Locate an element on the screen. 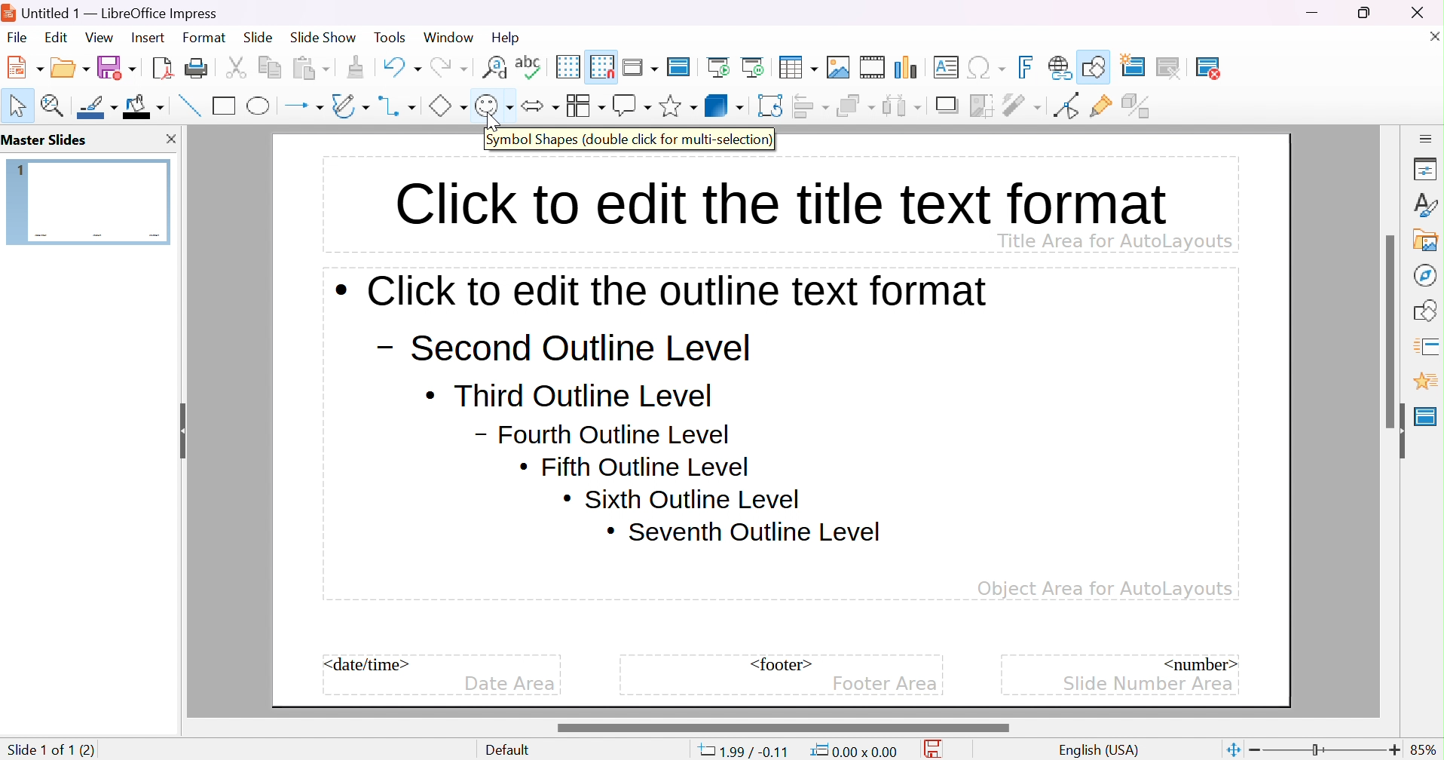  sixth outline level is located at coordinates (635, 467).